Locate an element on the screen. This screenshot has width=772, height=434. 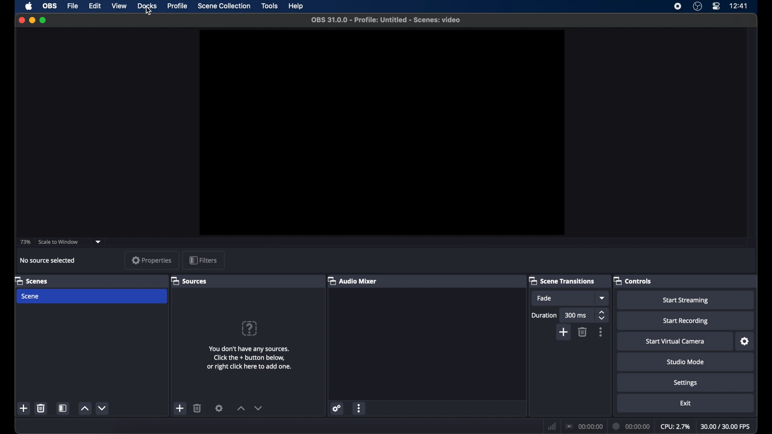
minimize is located at coordinates (32, 20).